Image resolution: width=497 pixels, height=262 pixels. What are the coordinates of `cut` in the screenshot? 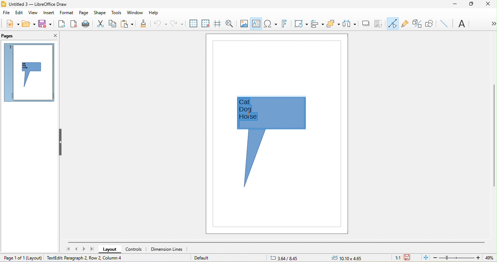 It's located at (100, 24).